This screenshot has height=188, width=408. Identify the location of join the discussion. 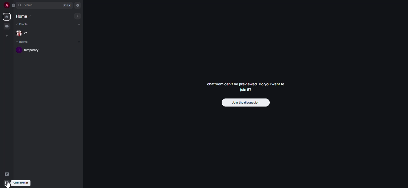
(245, 102).